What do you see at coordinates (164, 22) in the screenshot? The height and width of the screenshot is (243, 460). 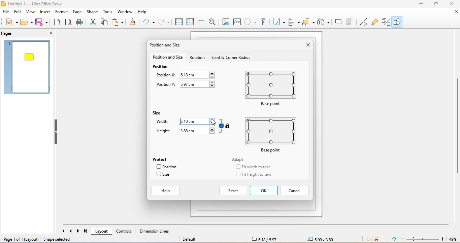 I see `redo` at bounding box center [164, 22].